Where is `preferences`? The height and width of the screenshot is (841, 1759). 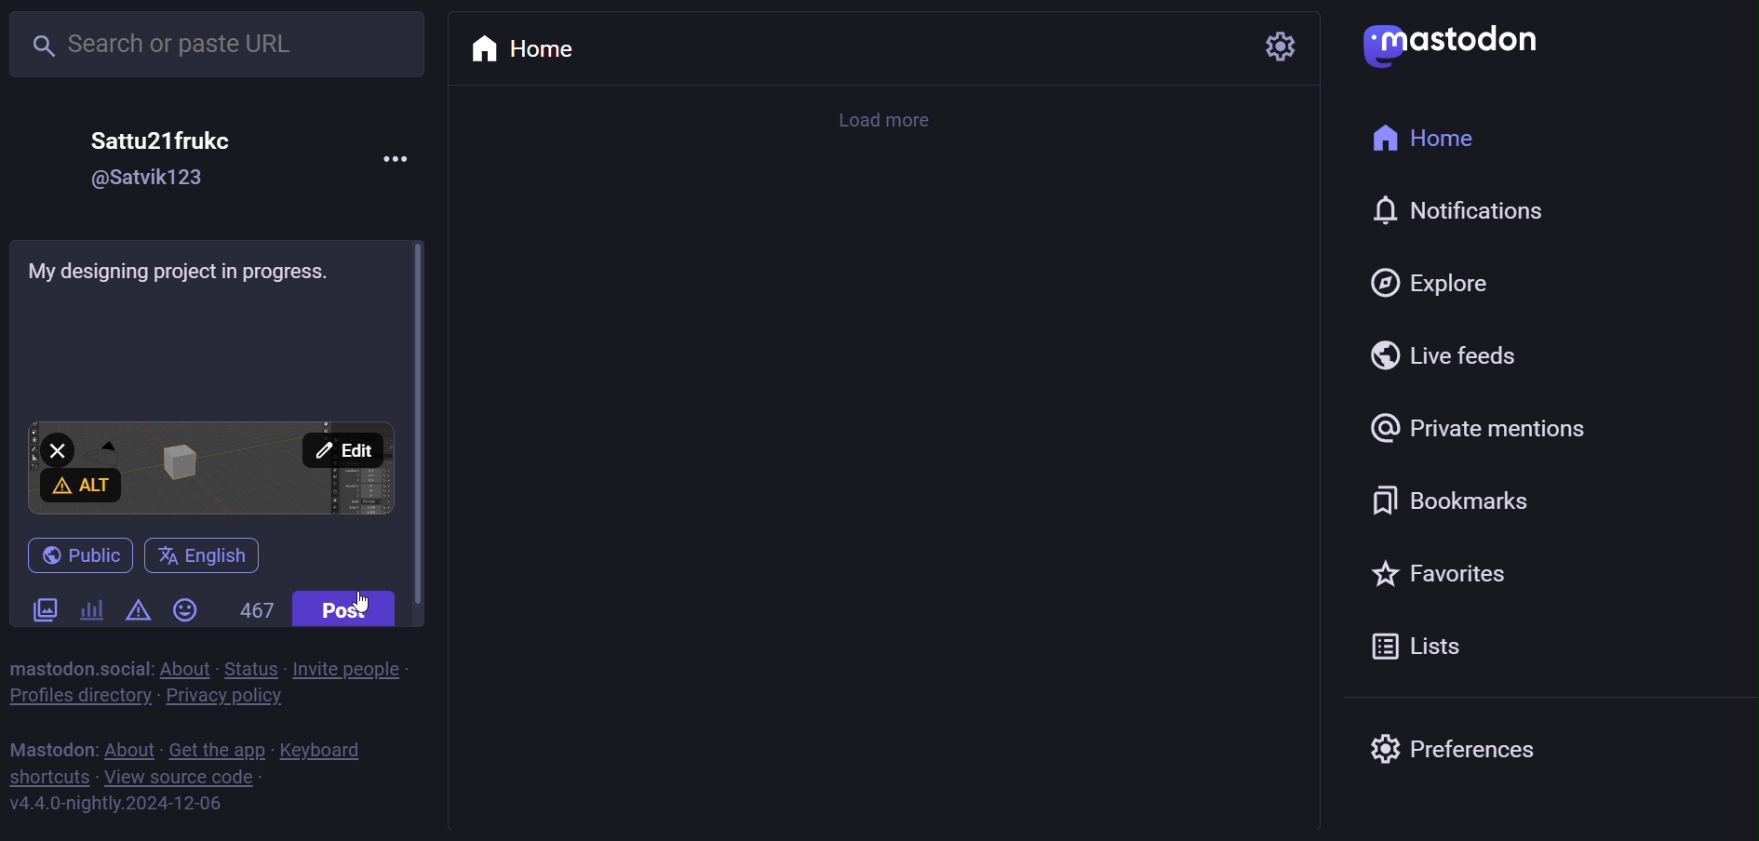 preferences is located at coordinates (1466, 745).